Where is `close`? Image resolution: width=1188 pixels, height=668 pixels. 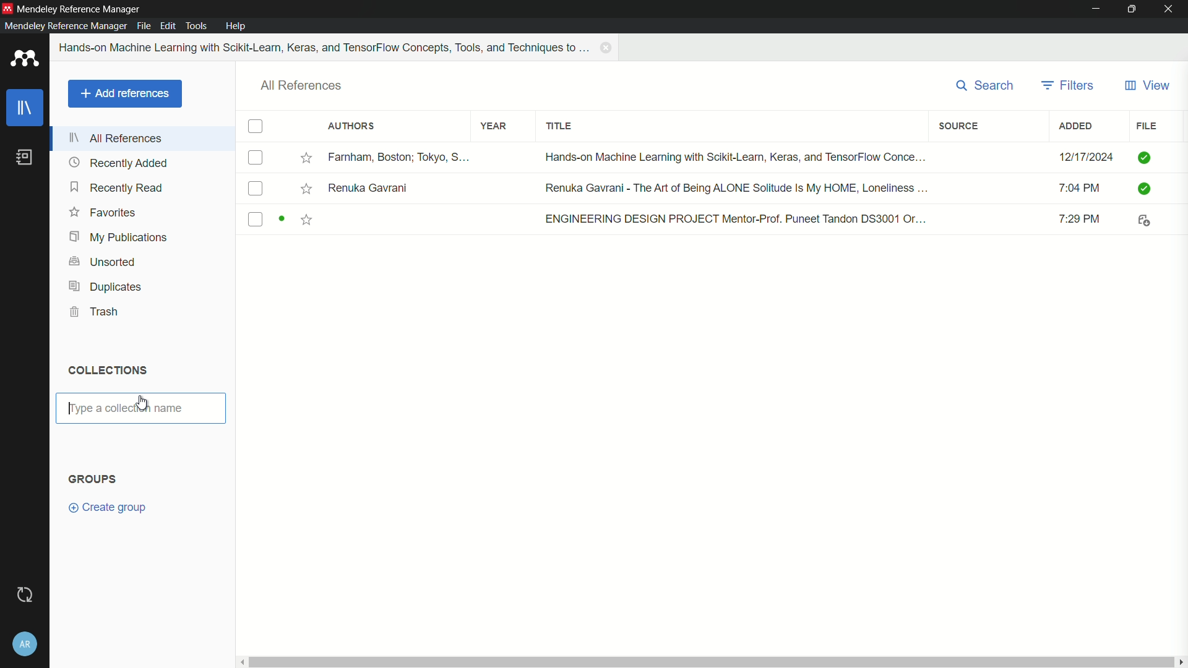
close is located at coordinates (1172, 9).